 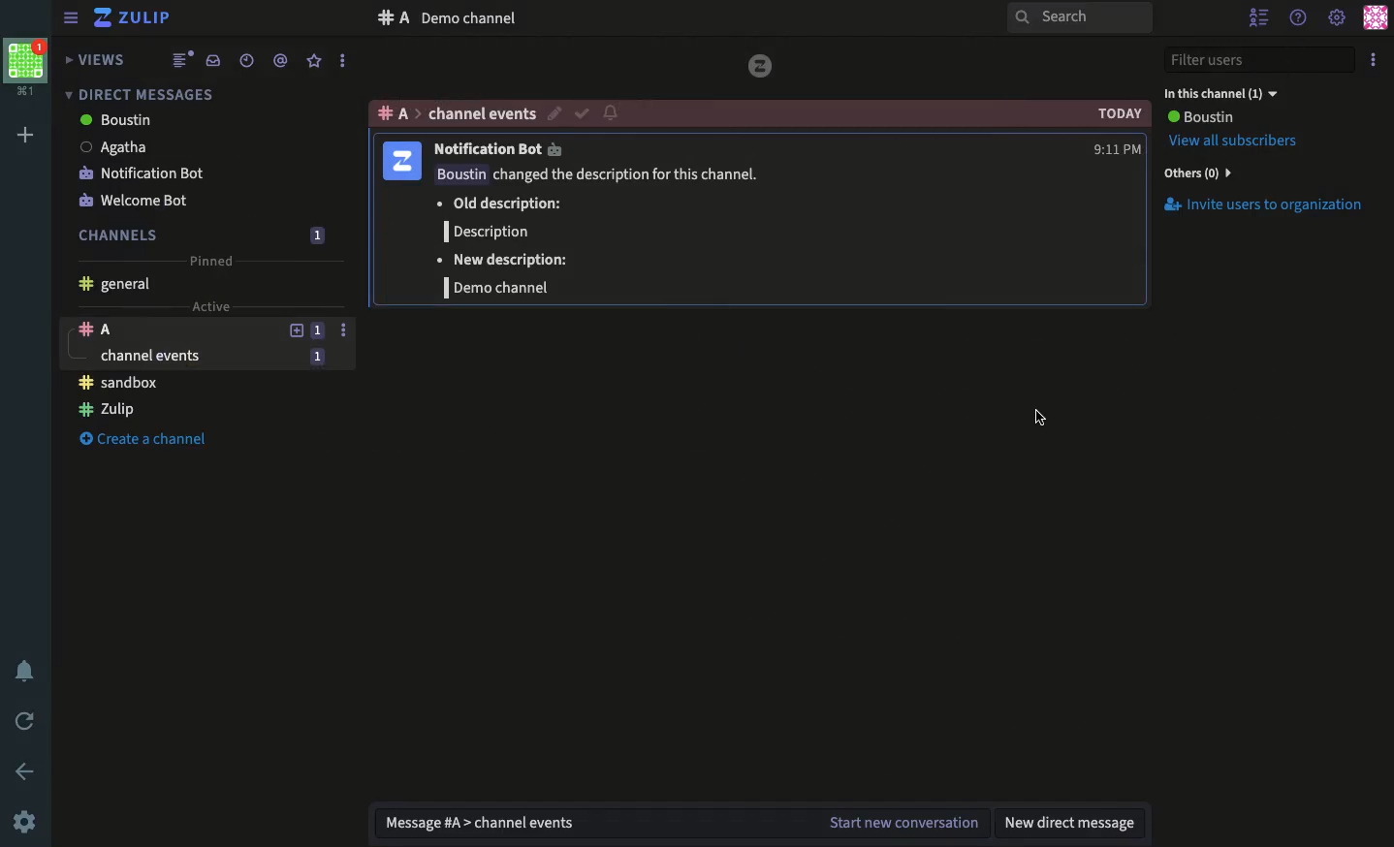 I want to click on Add, so click(x=29, y=135).